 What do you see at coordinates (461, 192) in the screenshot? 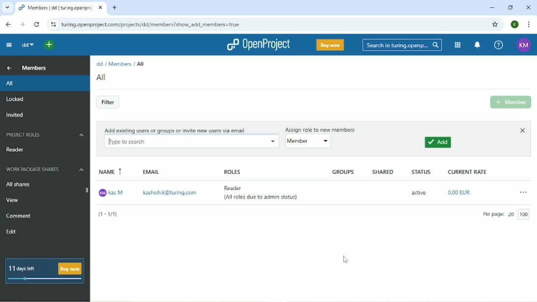
I see `0.00EUR` at bounding box center [461, 192].